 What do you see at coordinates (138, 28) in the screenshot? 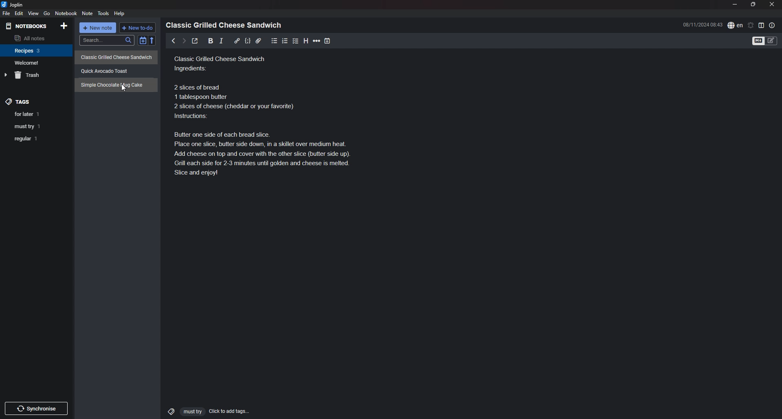
I see `new todo` at bounding box center [138, 28].